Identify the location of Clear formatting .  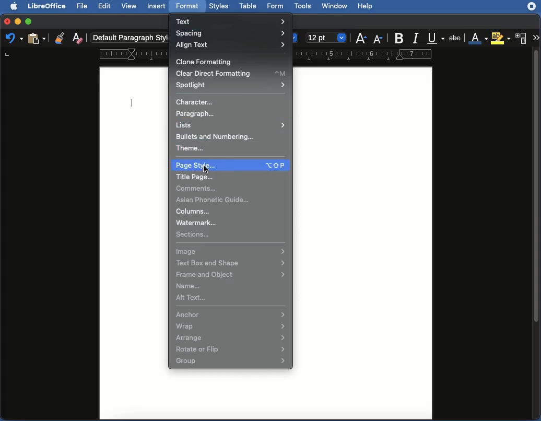
(77, 39).